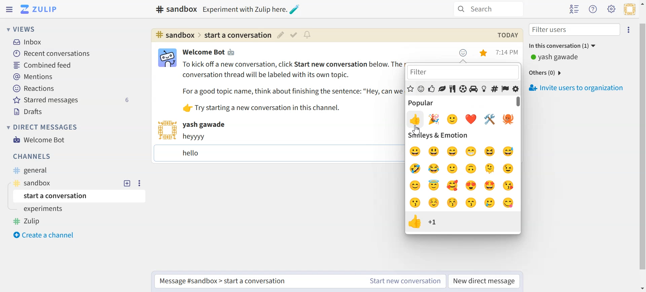 The image size is (646, 292). Describe the element at coordinates (462, 53) in the screenshot. I see `Emoji` at that location.